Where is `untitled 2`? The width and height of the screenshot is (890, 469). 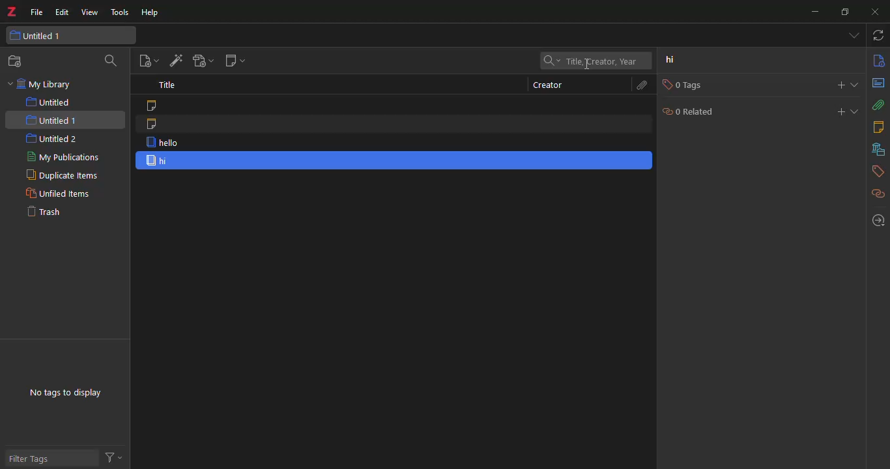
untitled 2 is located at coordinates (53, 138).